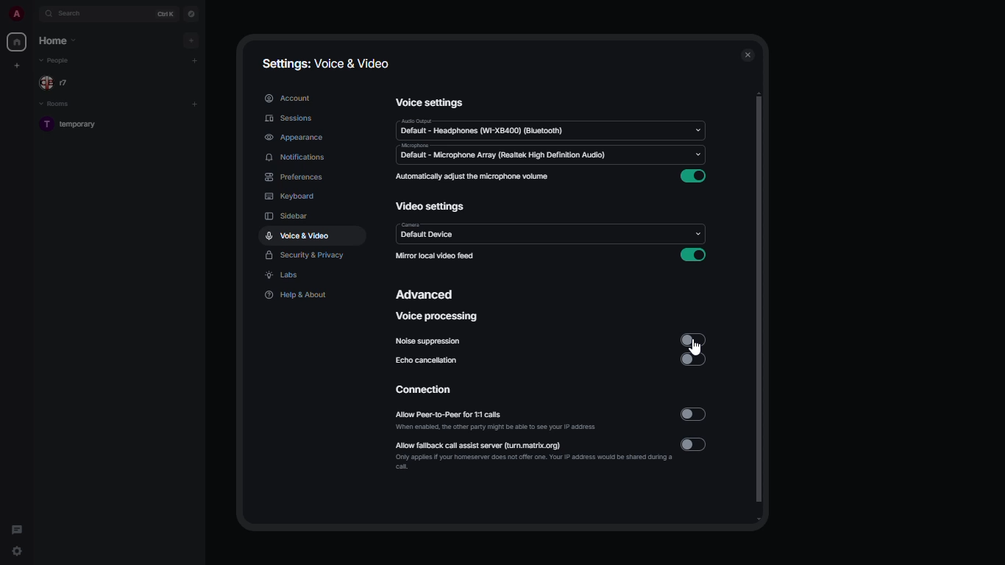 This screenshot has width=1005, height=565. I want to click on allow peer-to-peer for 1:1 calls, so click(498, 421).